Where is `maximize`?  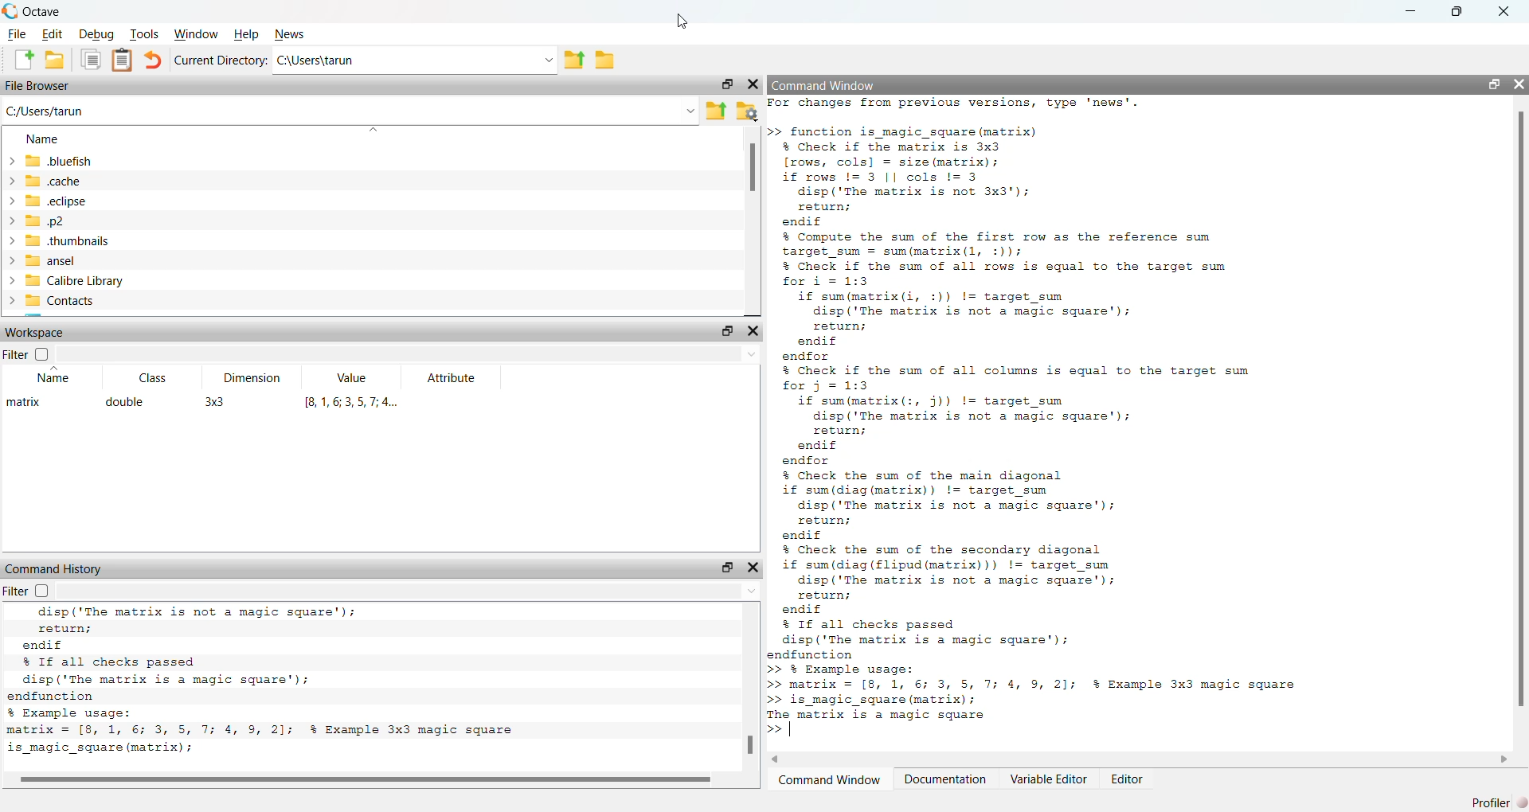 maximize is located at coordinates (726, 331).